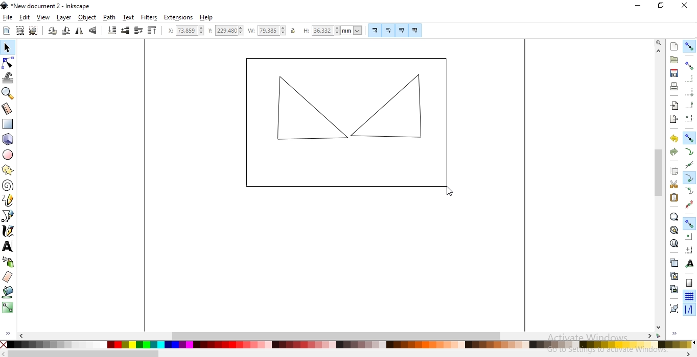  Describe the element at coordinates (8, 108) in the screenshot. I see `measurement tool` at that location.